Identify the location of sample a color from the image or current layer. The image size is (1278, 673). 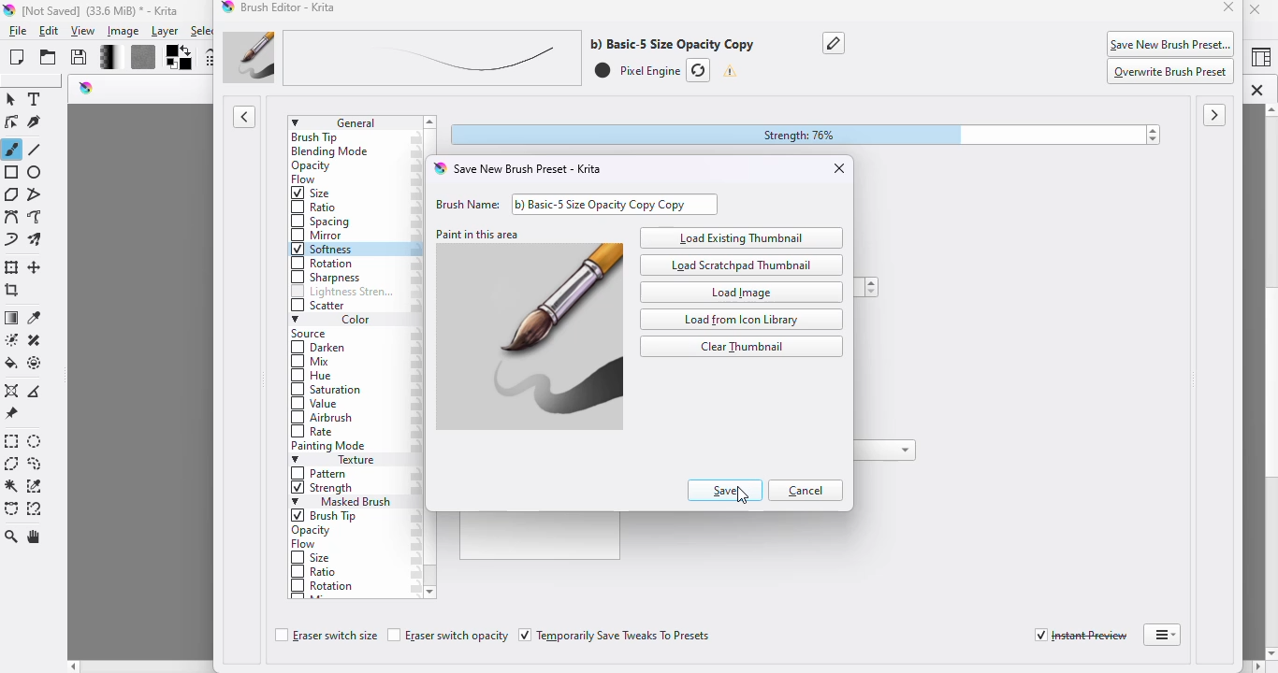
(35, 317).